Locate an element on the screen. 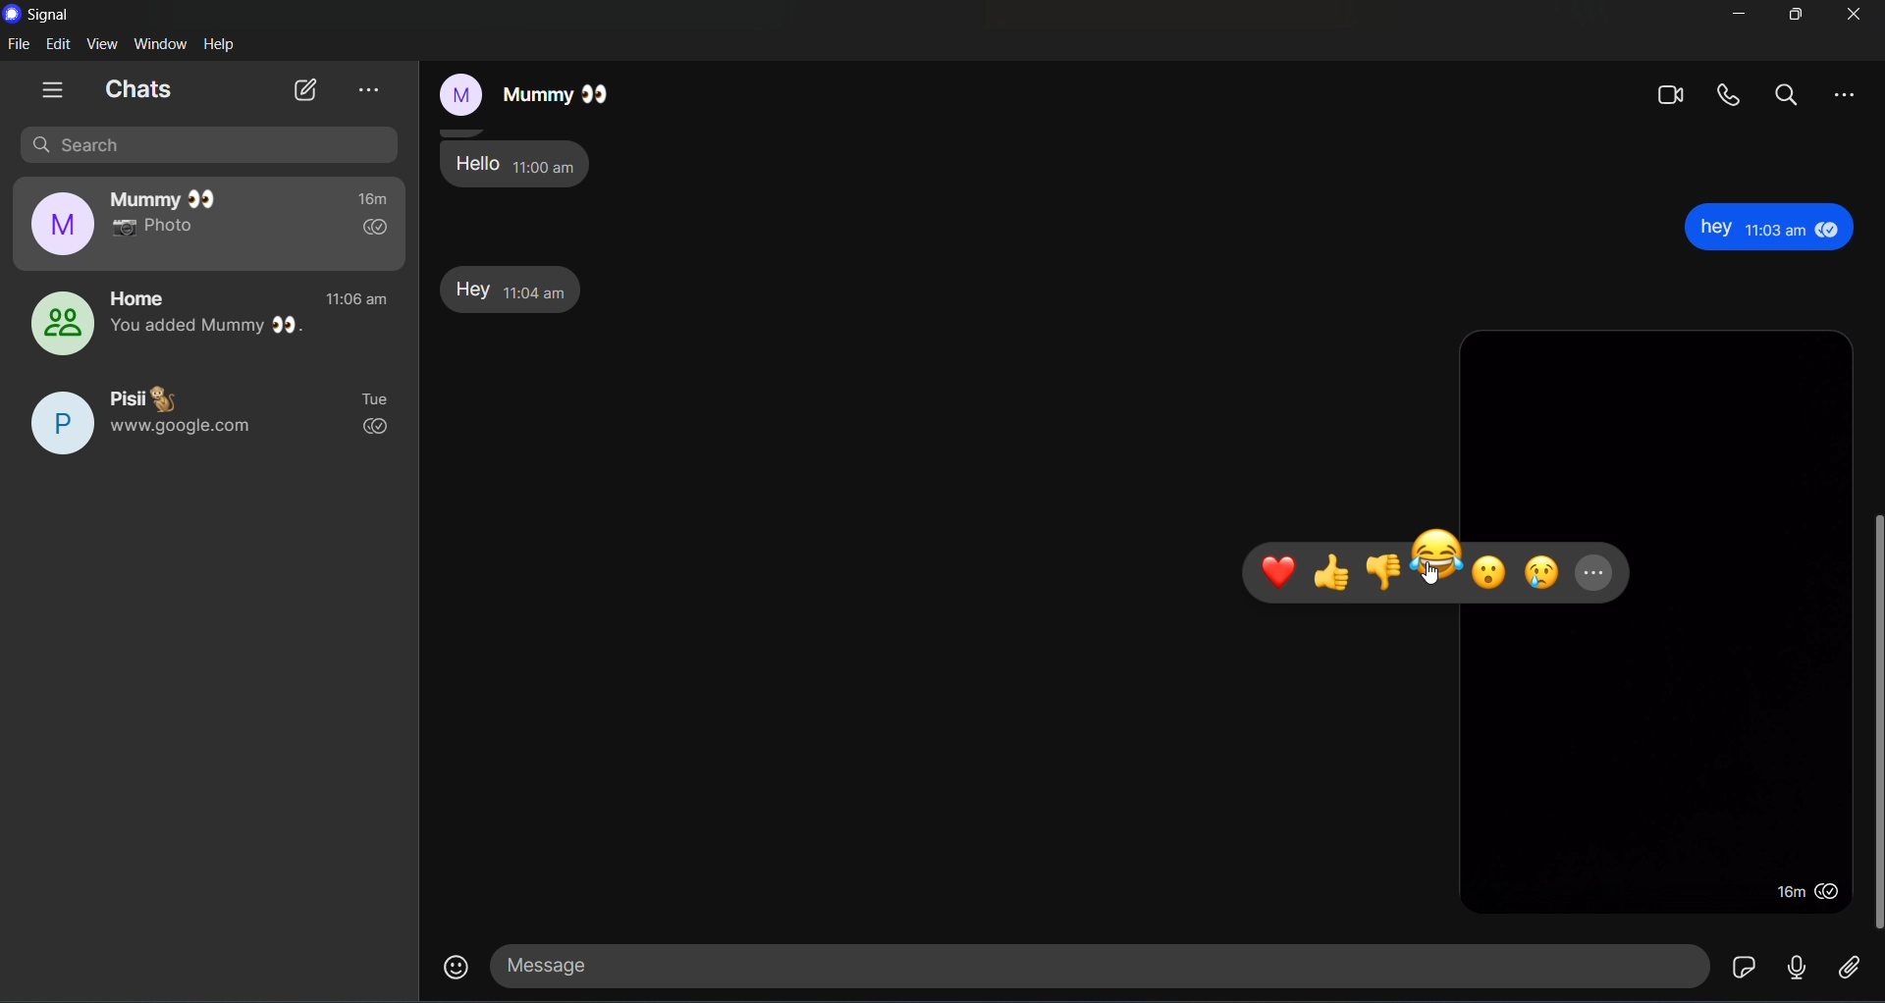 This screenshot has height=1003, width=1885. video calls is located at coordinates (1671, 94).